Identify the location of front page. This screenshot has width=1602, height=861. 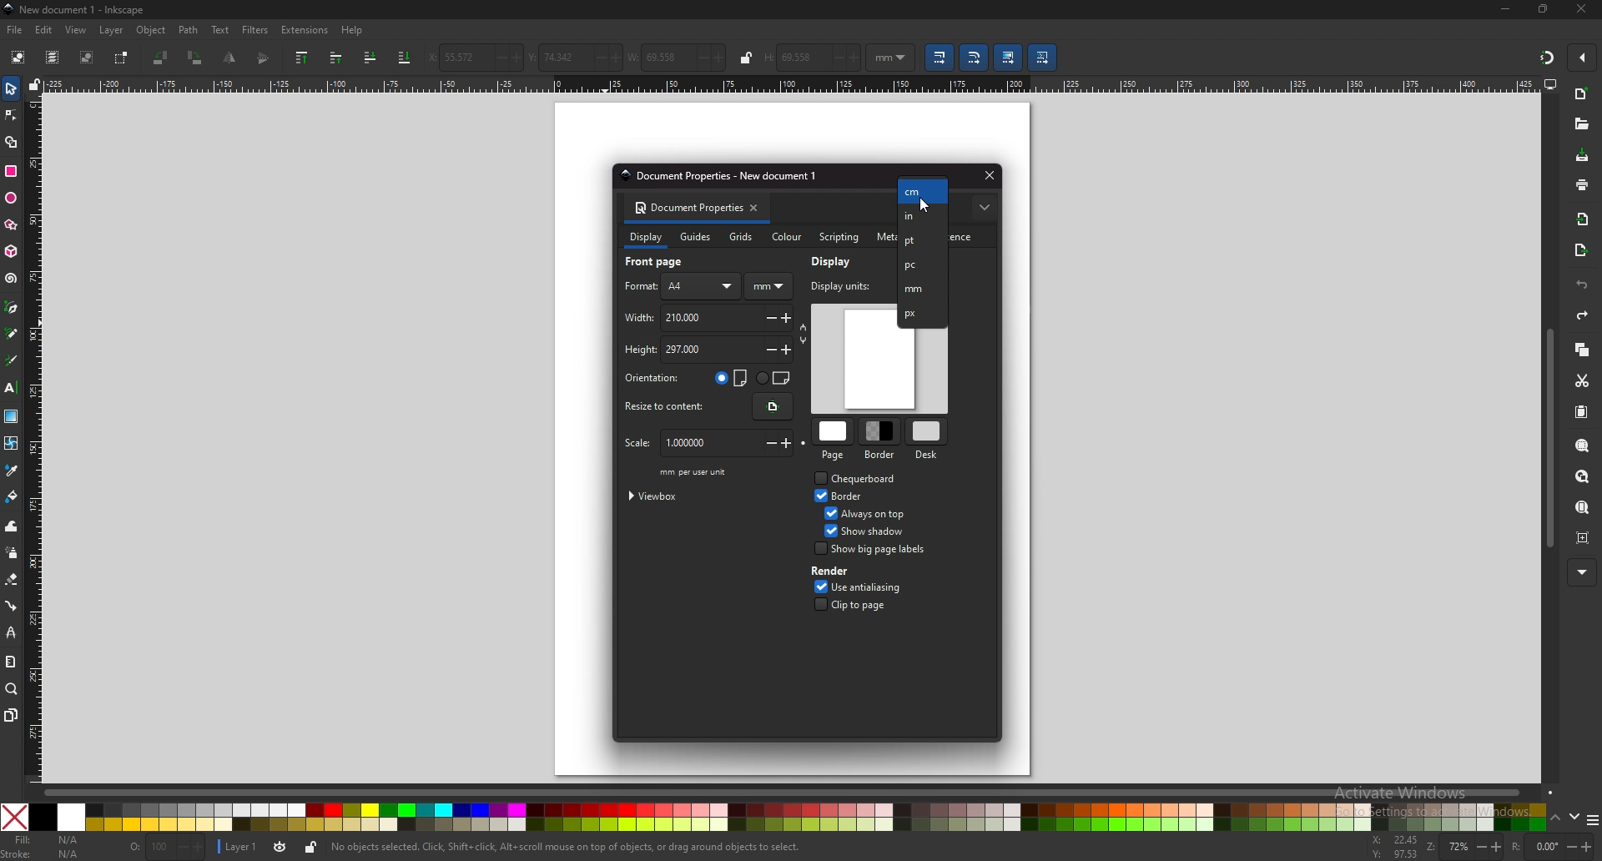
(663, 263).